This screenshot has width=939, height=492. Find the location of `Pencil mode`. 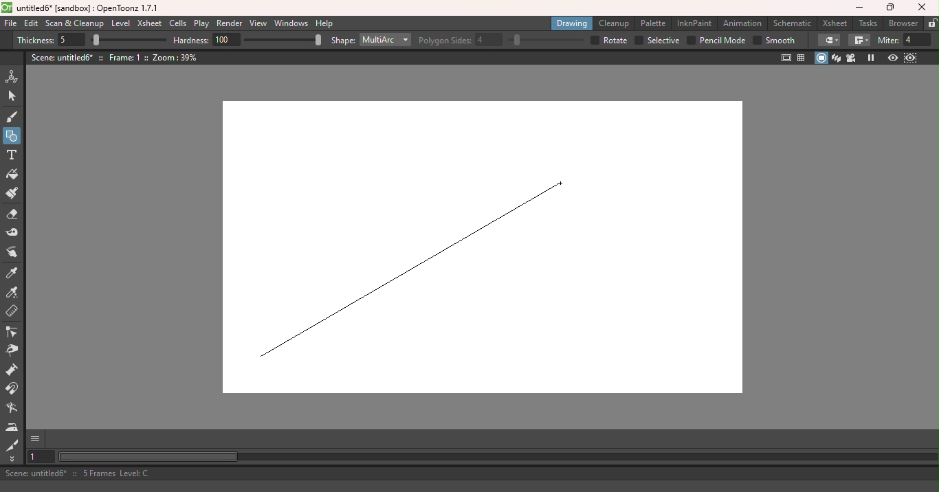

Pencil mode is located at coordinates (716, 41).